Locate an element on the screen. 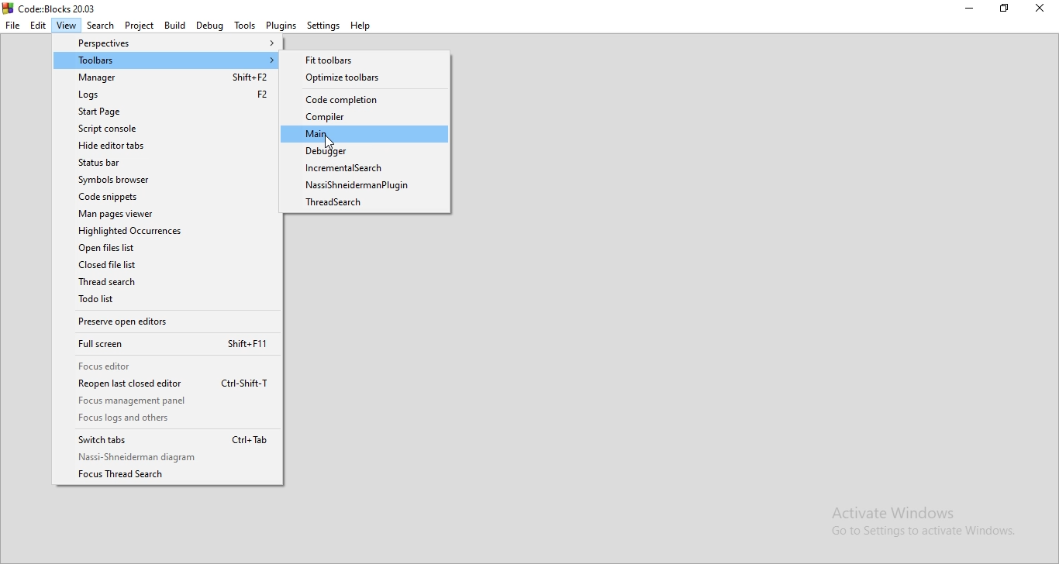 The width and height of the screenshot is (1059, 564). Manager is located at coordinates (167, 78).